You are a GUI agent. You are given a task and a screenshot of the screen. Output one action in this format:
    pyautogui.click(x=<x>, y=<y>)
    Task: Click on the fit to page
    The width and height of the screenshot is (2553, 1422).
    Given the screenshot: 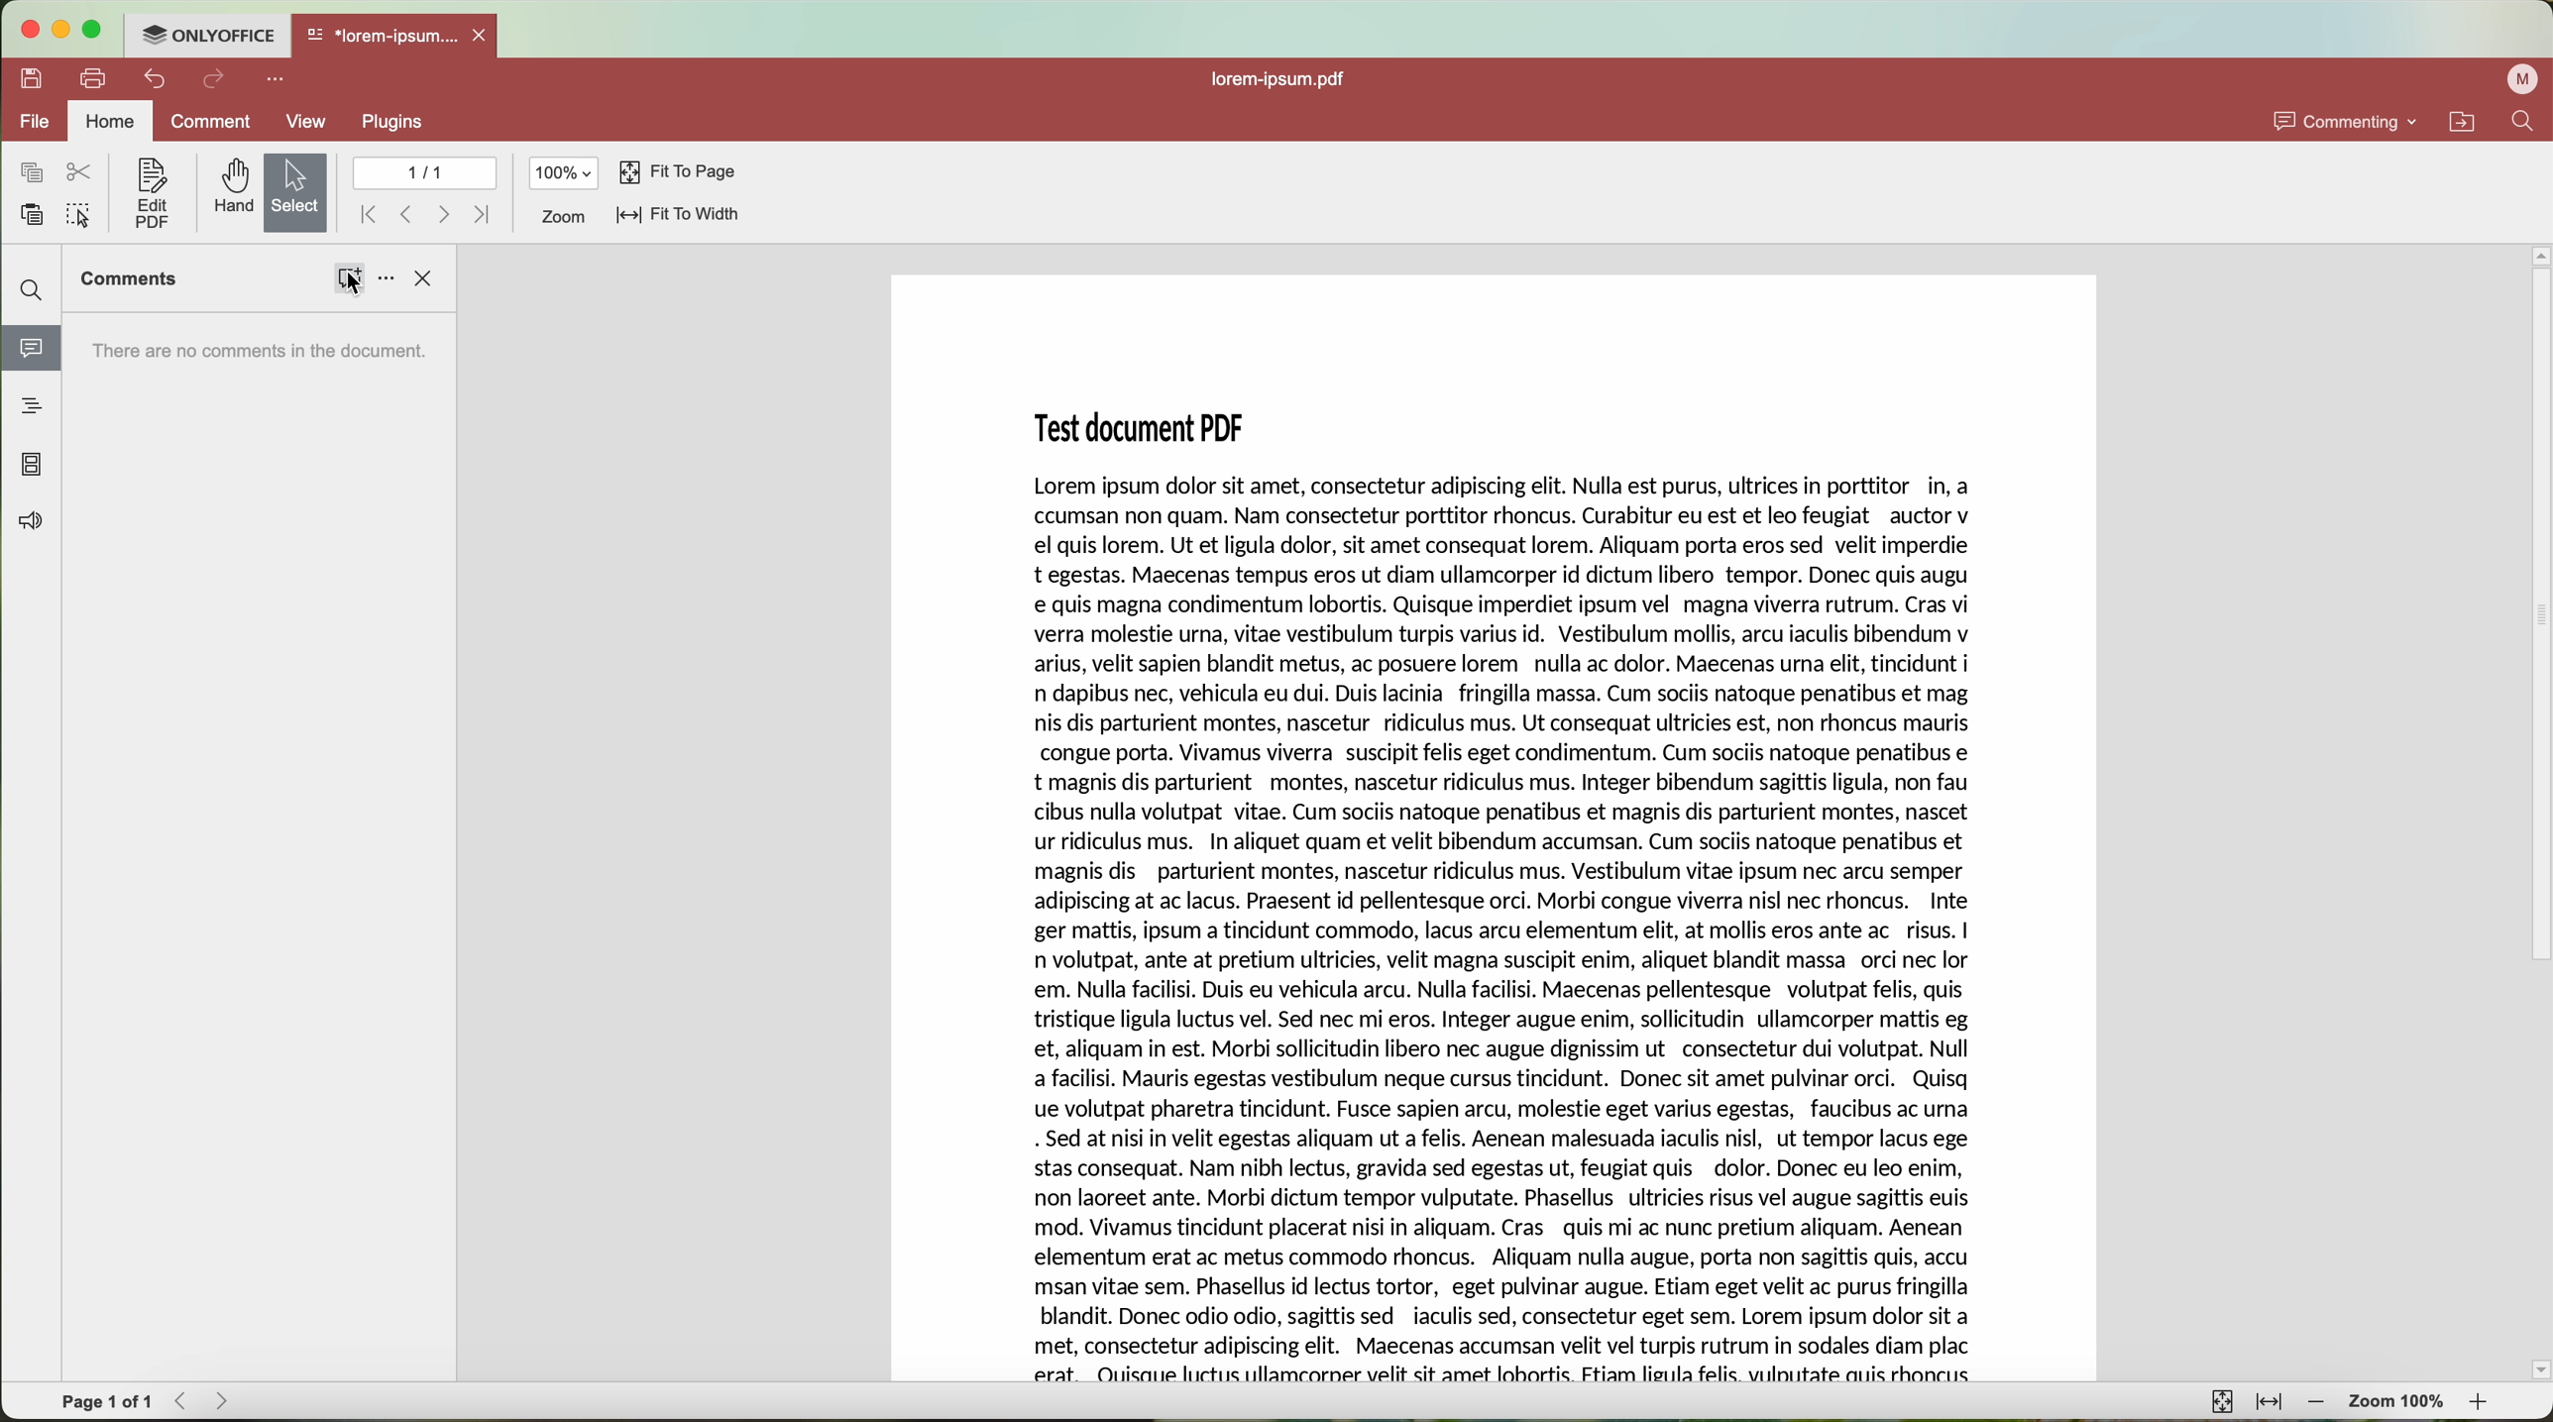 What is the action you would take?
    pyautogui.click(x=678, y=174)
    